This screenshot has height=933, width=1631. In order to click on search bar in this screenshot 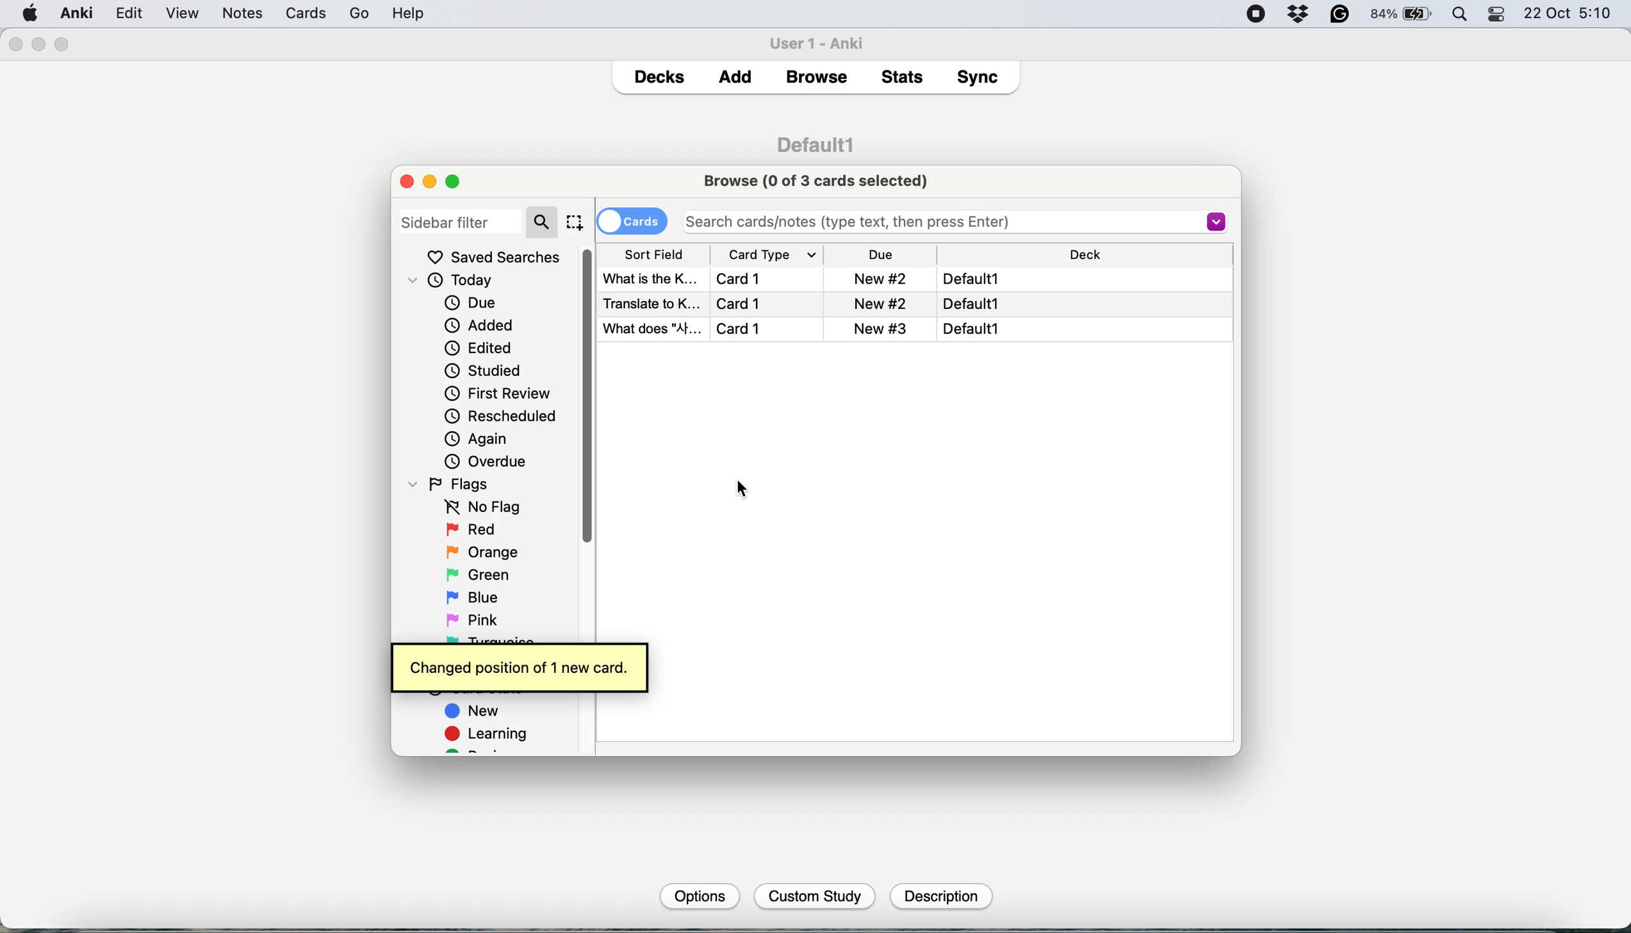, I will do `click(949, 220)`.